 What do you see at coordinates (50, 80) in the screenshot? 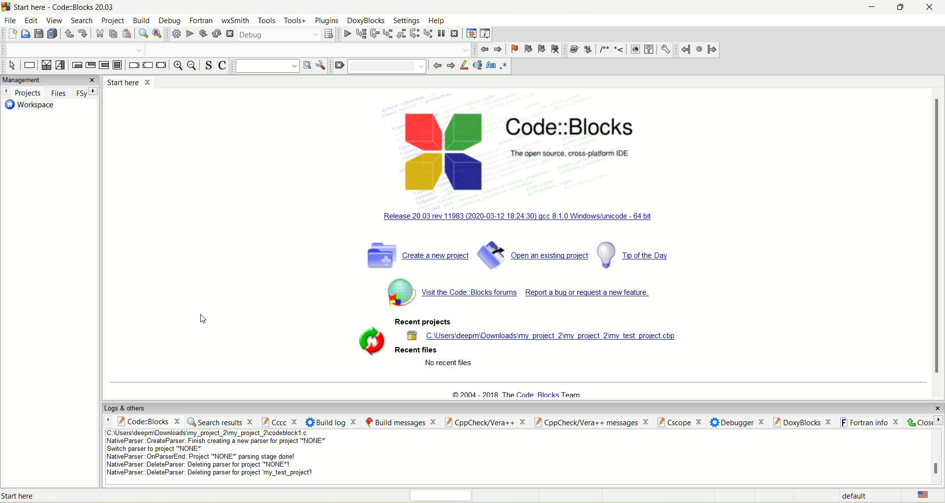
I see `managements` at bounding box center [50, 80].